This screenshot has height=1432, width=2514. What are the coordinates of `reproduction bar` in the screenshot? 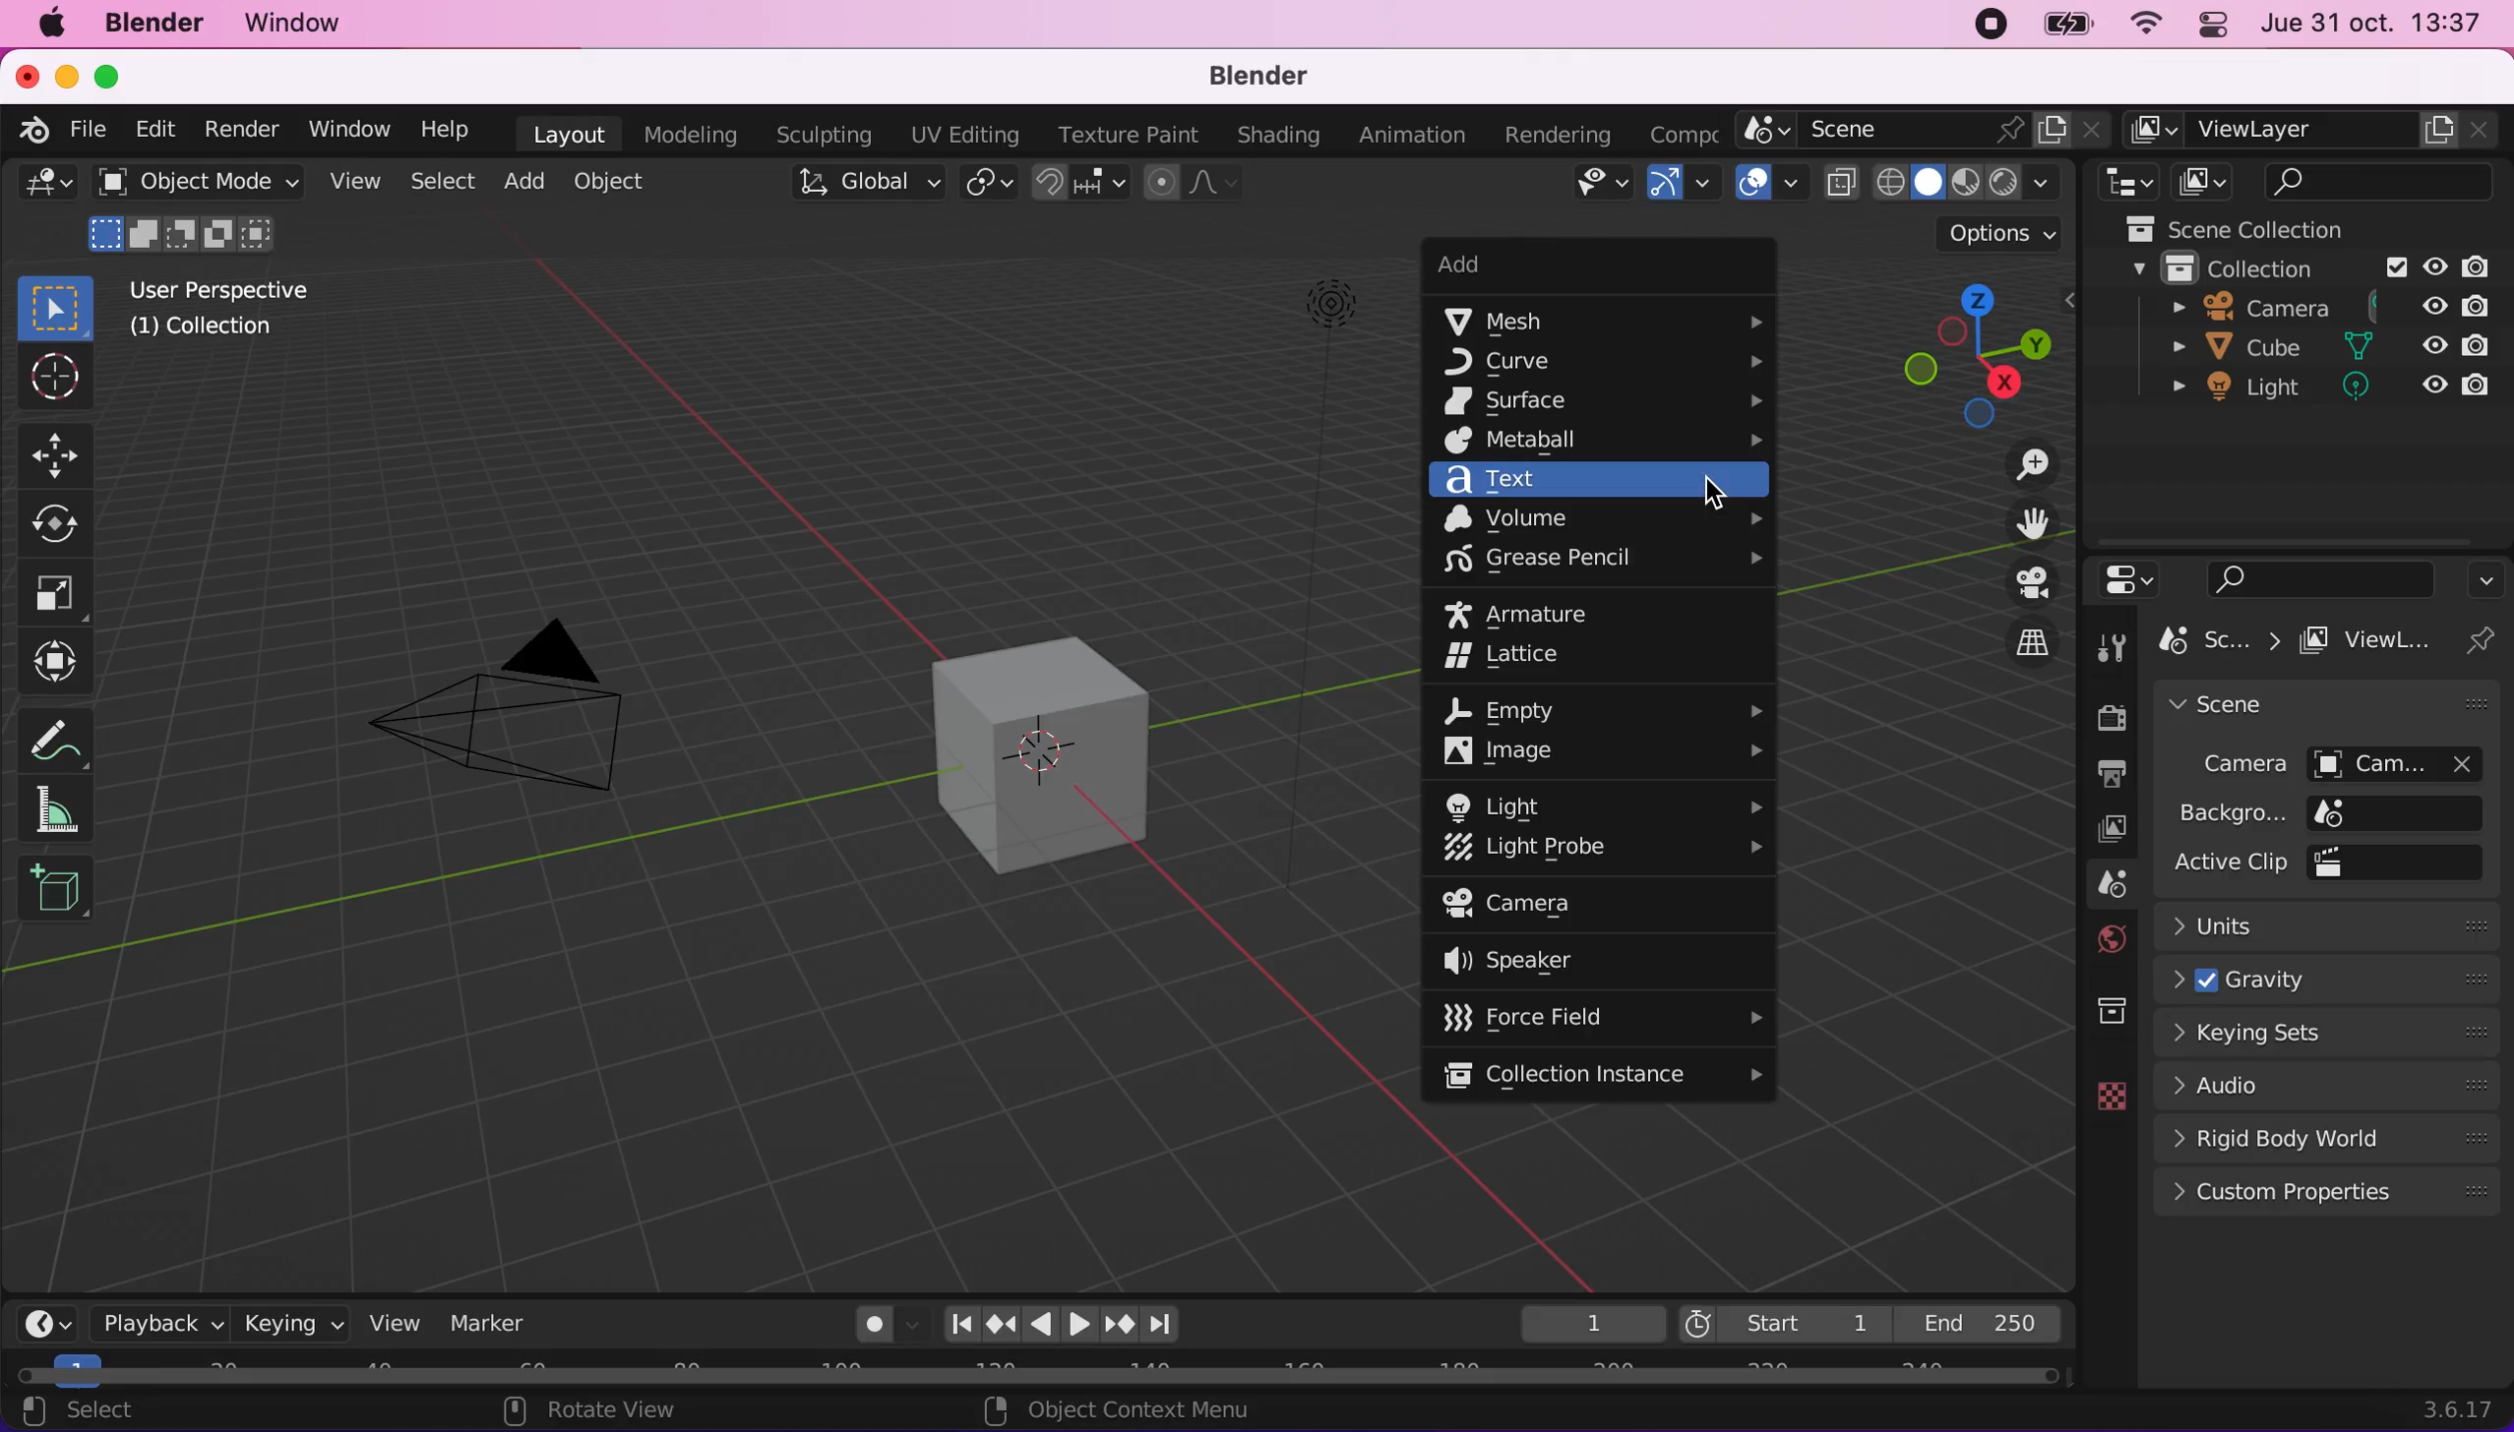 It's located at (1077, 1324).